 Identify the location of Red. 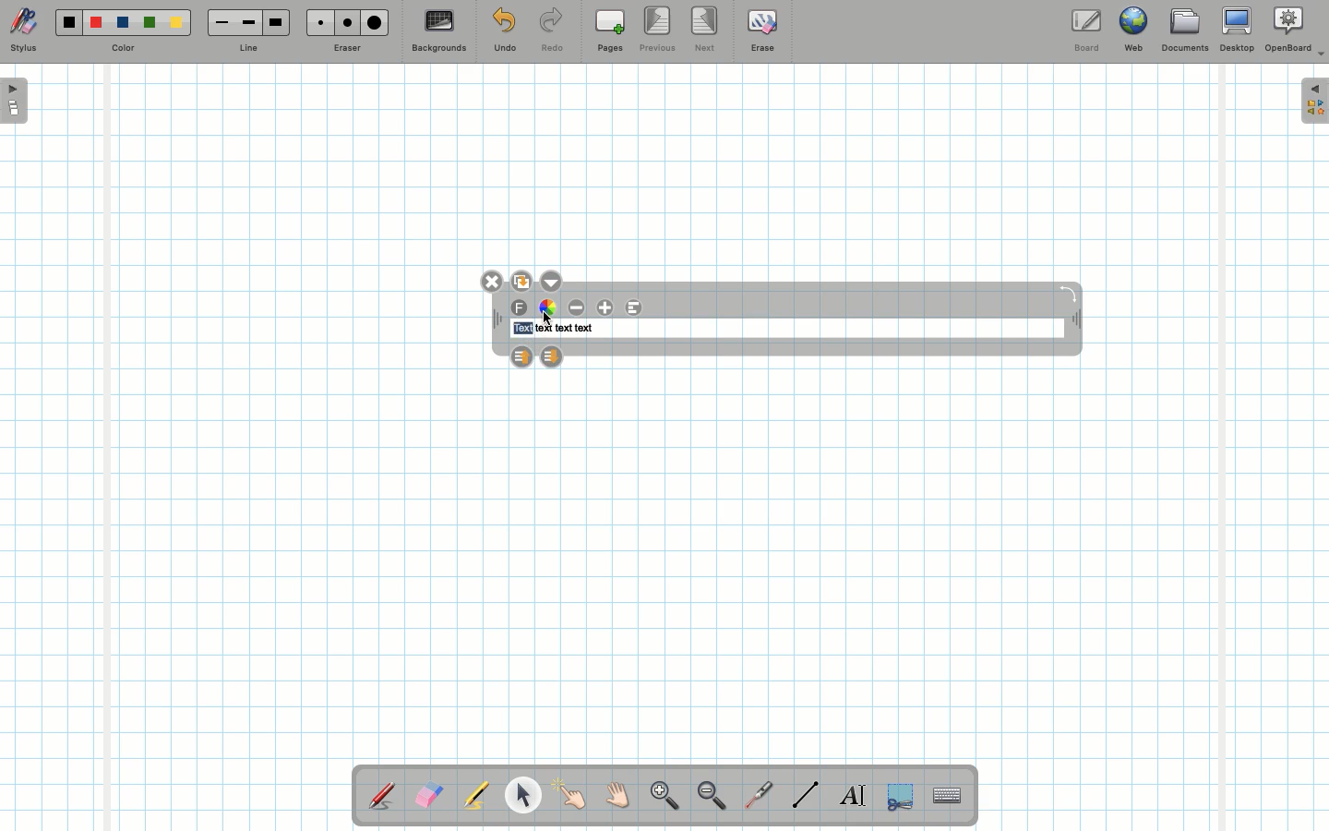
(97, 23).